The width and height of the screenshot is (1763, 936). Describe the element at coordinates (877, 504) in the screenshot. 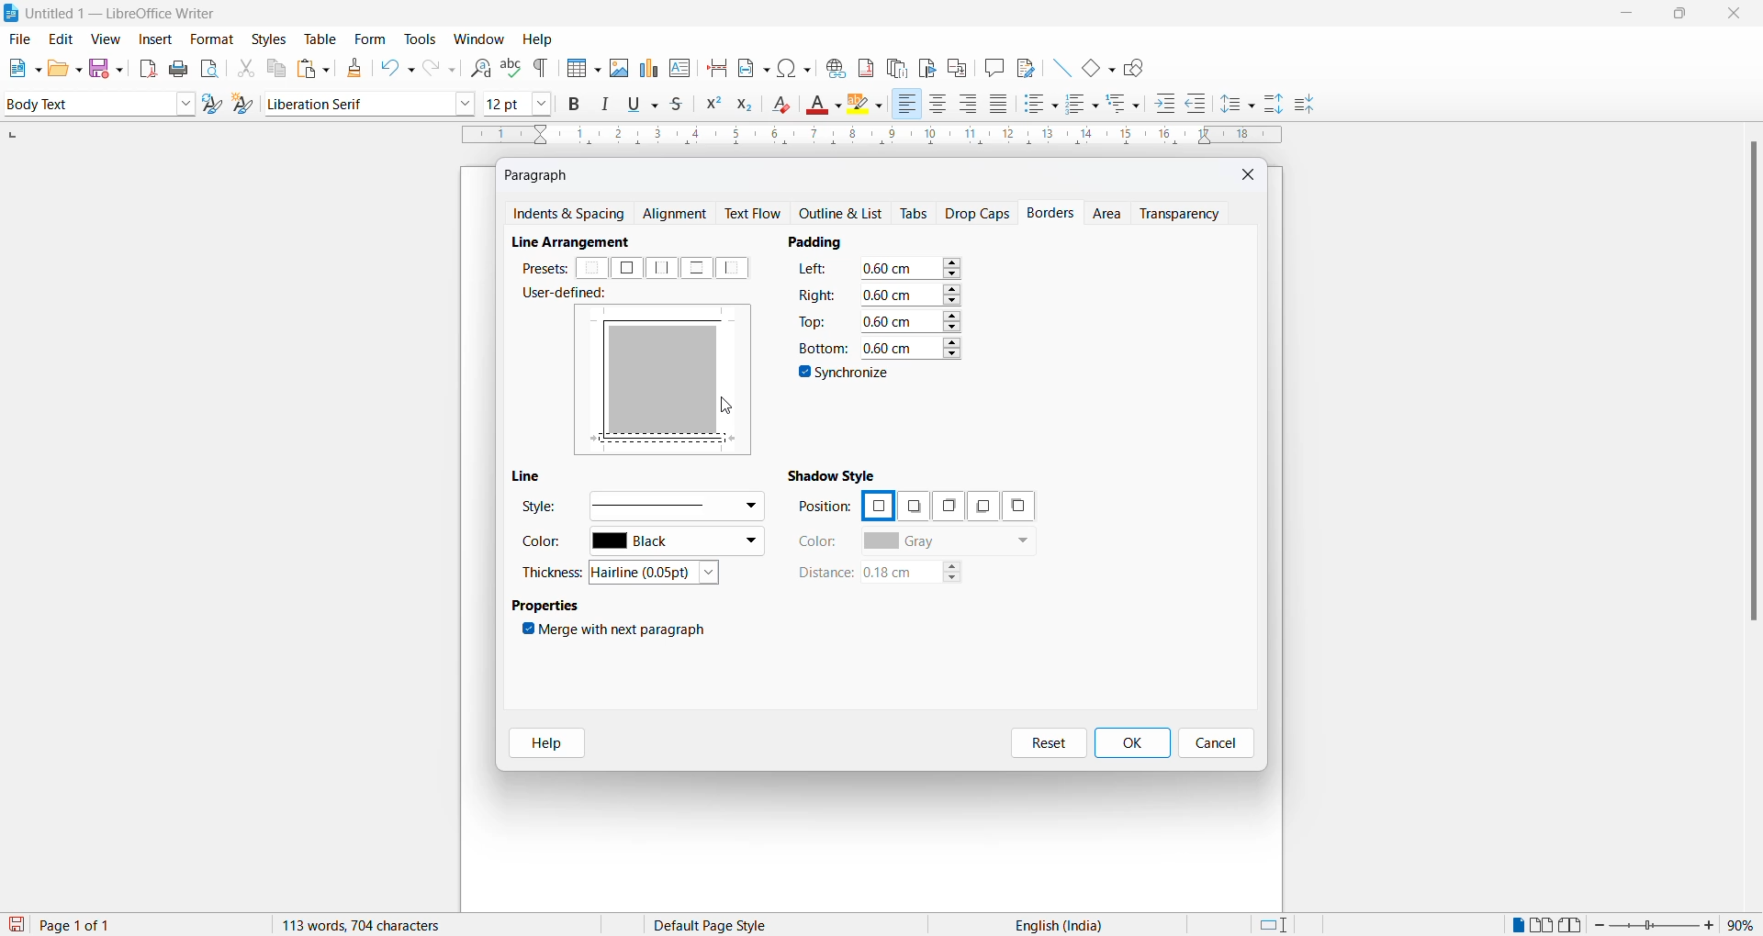

I see `position options` at that location.